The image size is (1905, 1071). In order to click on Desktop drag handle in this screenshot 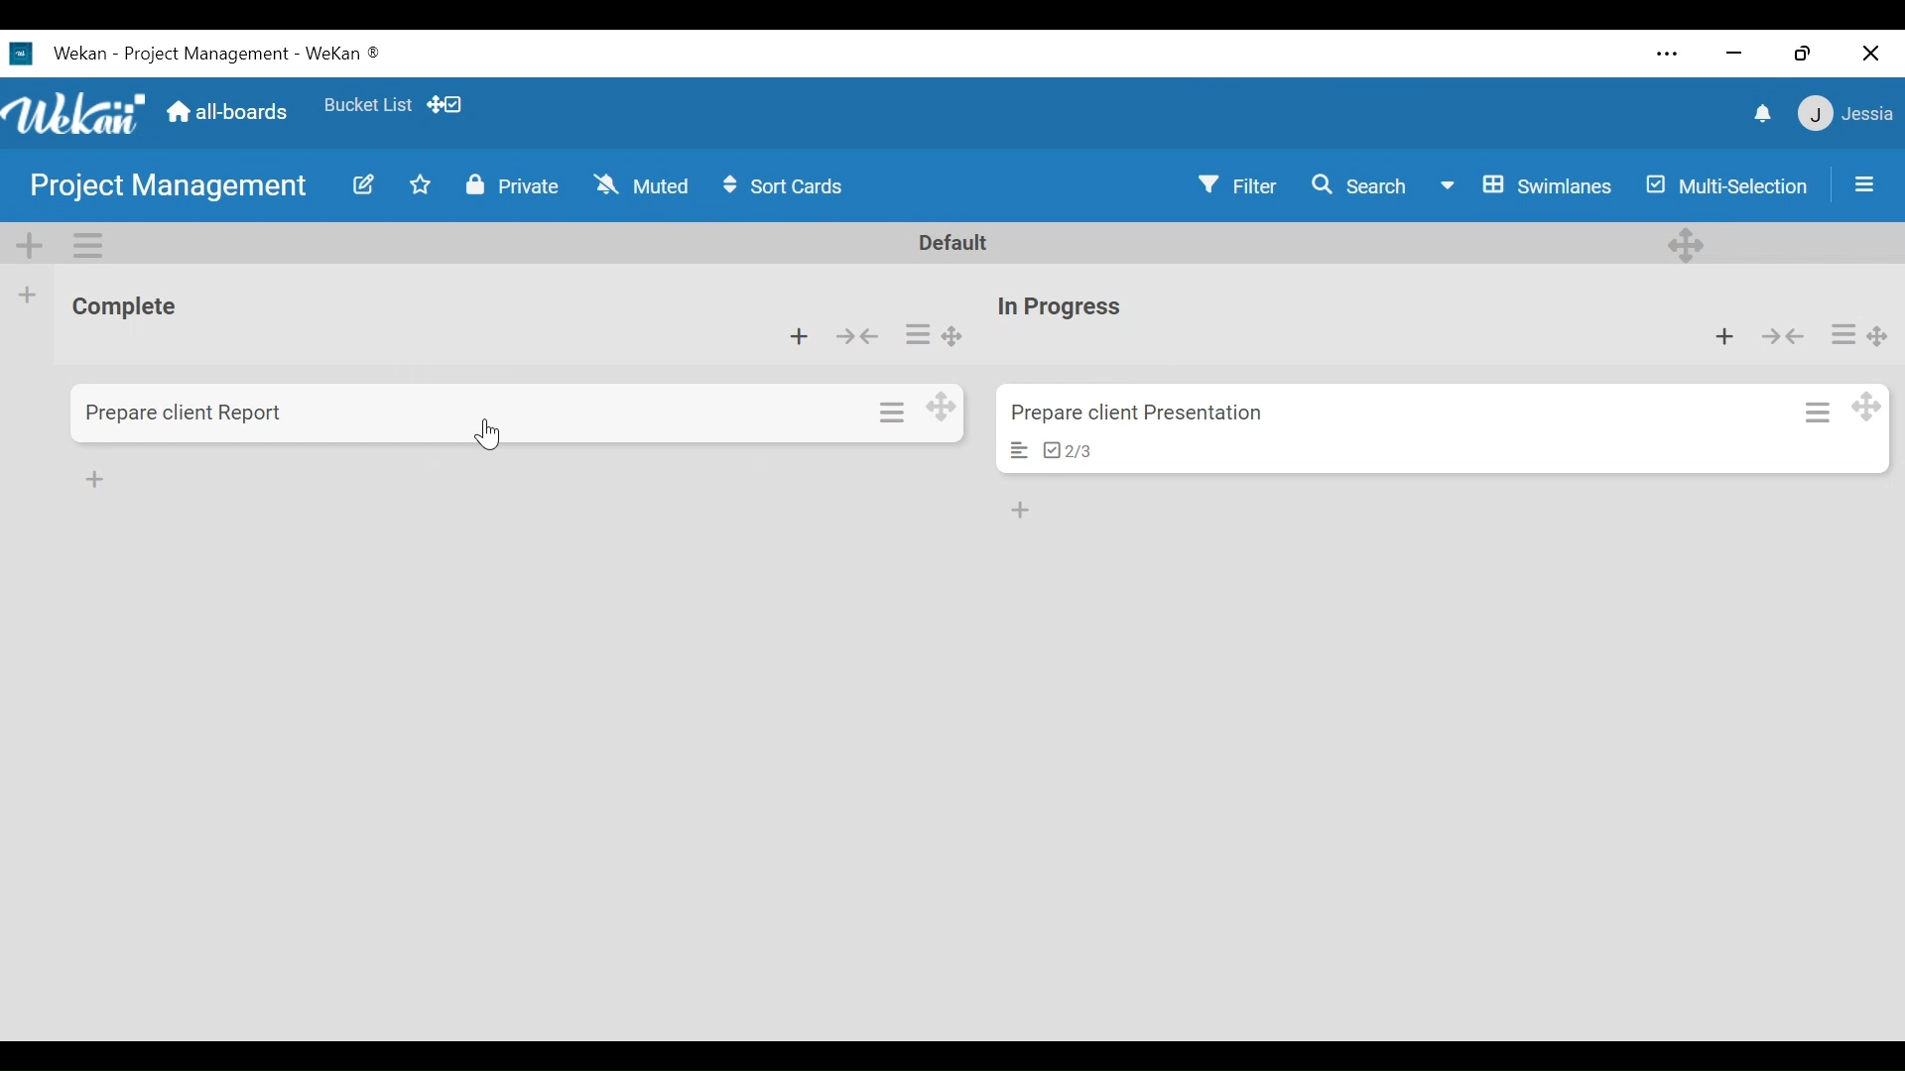, I will do `click(1867, 404)`.